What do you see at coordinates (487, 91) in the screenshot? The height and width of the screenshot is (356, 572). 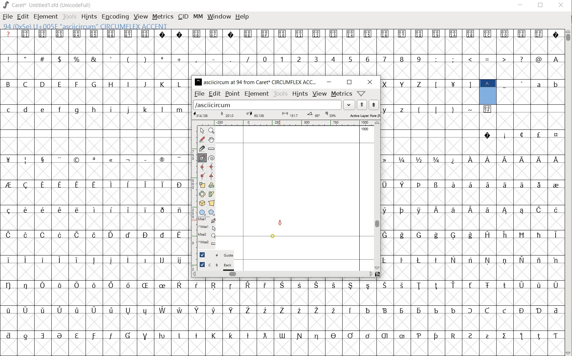 I see `94 0xSe U+00SE "asciicircum" CIRCUMFLEX ACCENT` at bounding box center [487, 91].